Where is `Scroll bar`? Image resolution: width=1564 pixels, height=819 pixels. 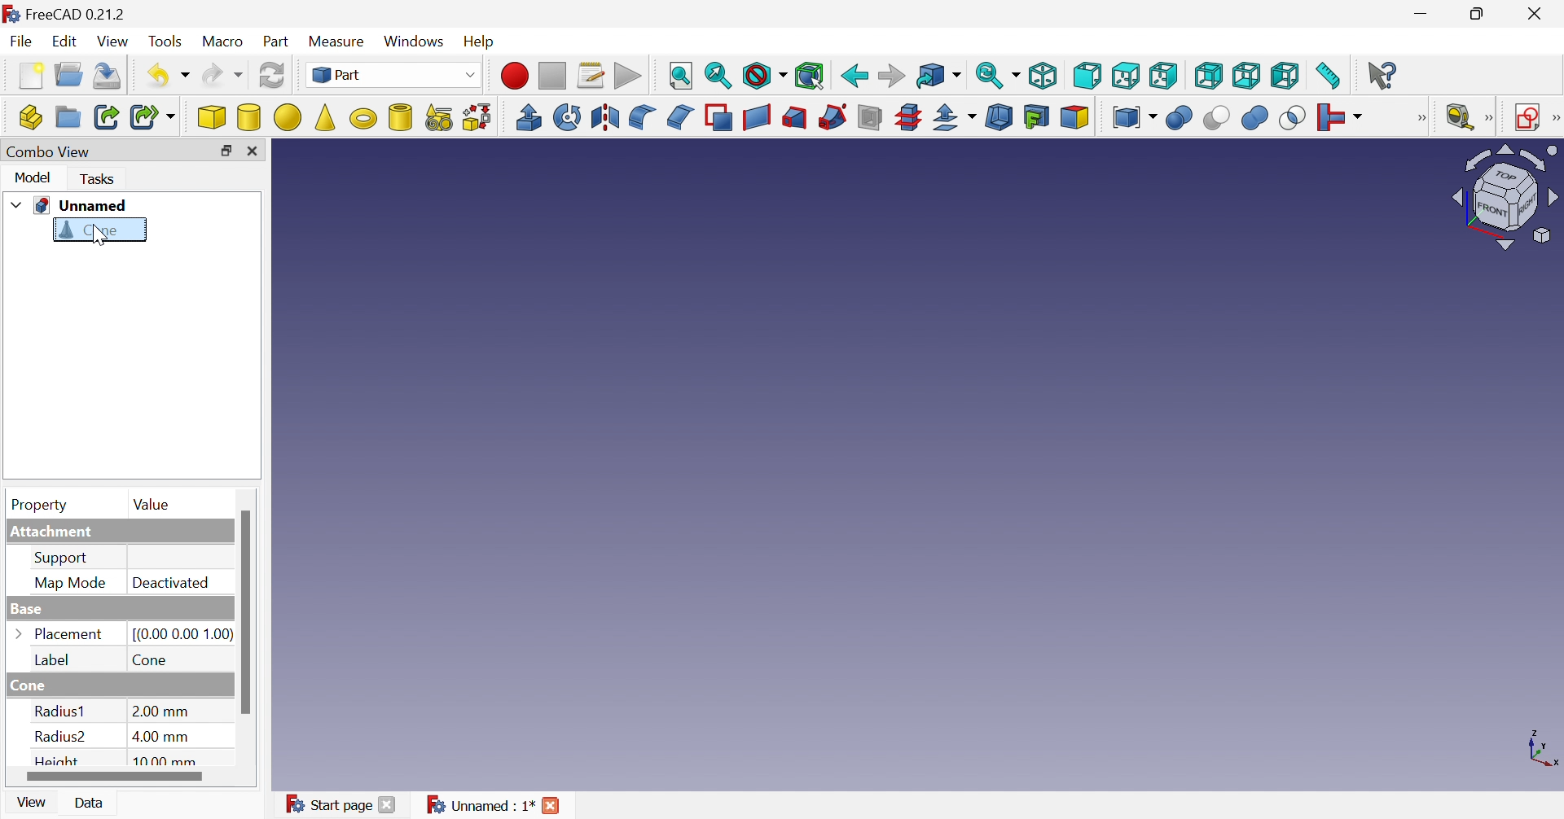
Scroll bar is located at coordinates (245, 611).